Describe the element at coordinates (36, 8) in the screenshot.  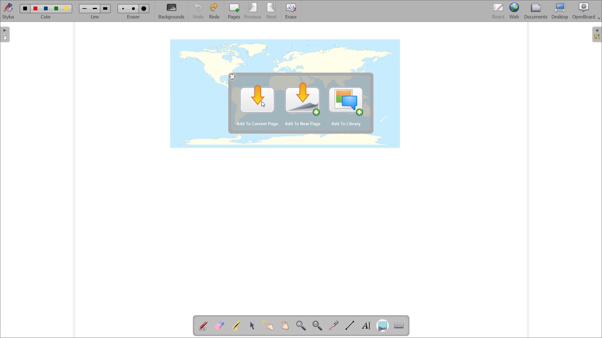
I see `red` at that location.